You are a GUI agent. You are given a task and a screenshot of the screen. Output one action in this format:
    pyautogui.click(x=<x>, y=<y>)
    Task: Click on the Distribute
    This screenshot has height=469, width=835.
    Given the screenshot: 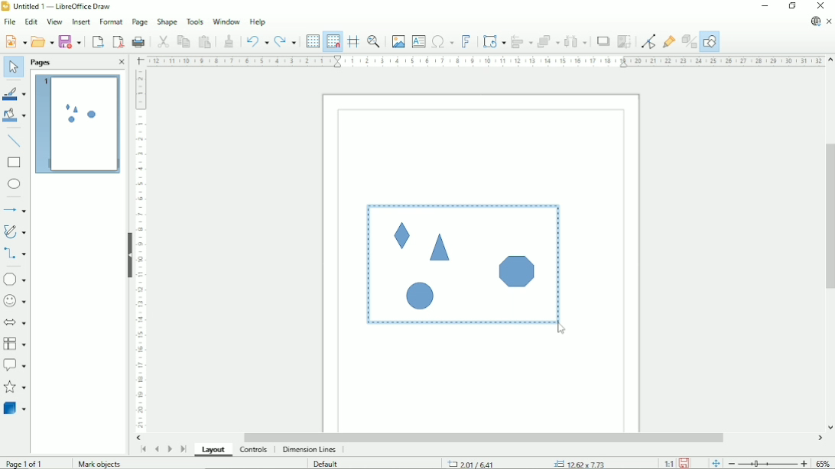 What is the action you would take?
    pyautogui.click(x=575, y=40)
    